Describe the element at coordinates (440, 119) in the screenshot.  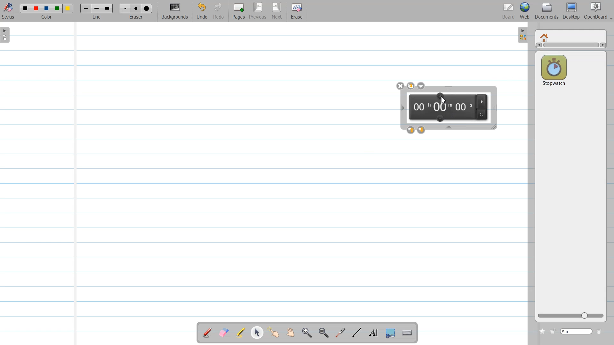
I see `Remove minutes` at that location.